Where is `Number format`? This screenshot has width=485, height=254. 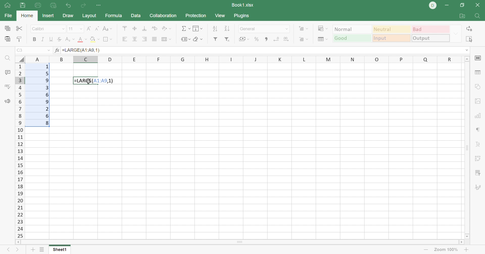
Number format is located at coordinates (257, 29).